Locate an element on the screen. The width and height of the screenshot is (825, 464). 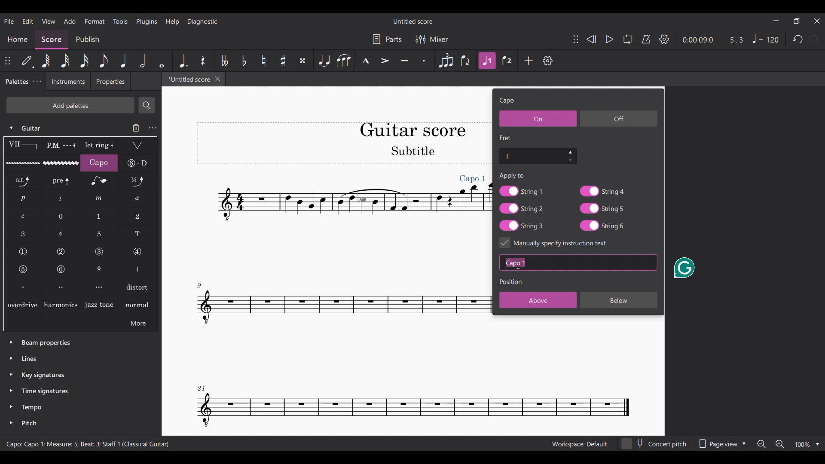
Text is located at coordinates (512, 176).